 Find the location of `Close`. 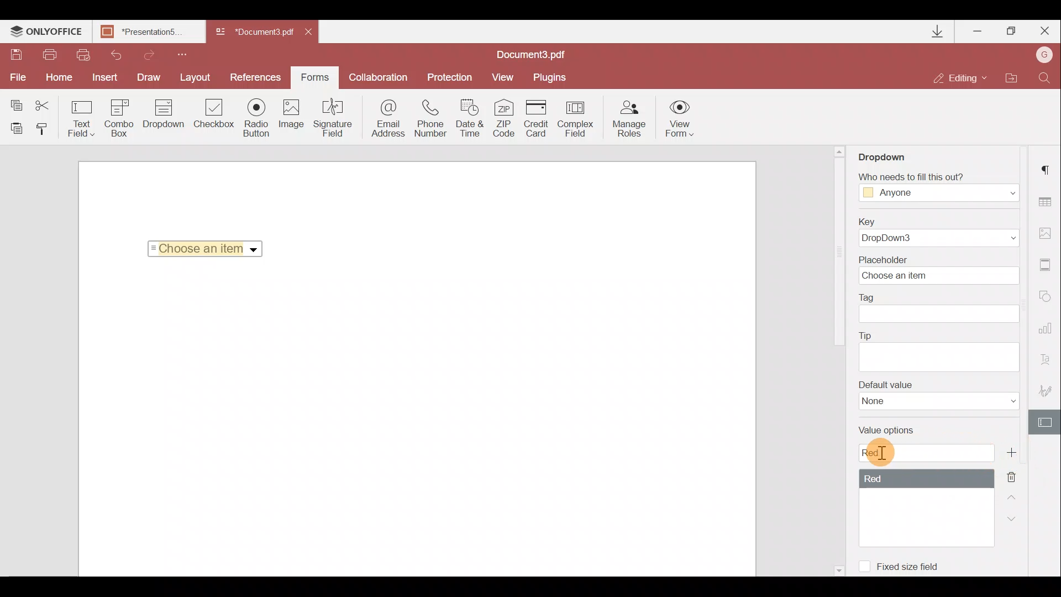

Close is located at coordinates (1044, 32).